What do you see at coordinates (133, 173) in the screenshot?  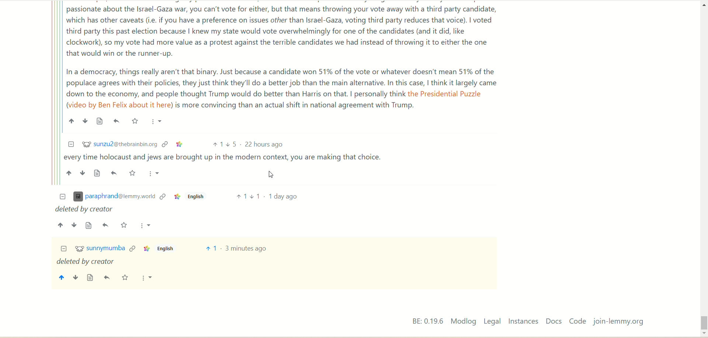 I see `Starred` at bounding box center [133, 173].